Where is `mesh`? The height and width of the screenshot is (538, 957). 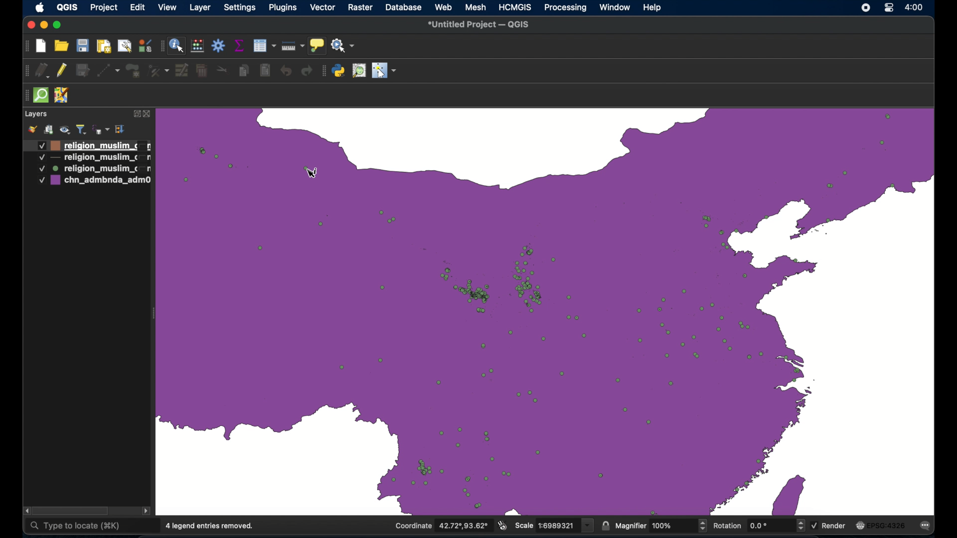 mesh is located at coordinates (476, 6).